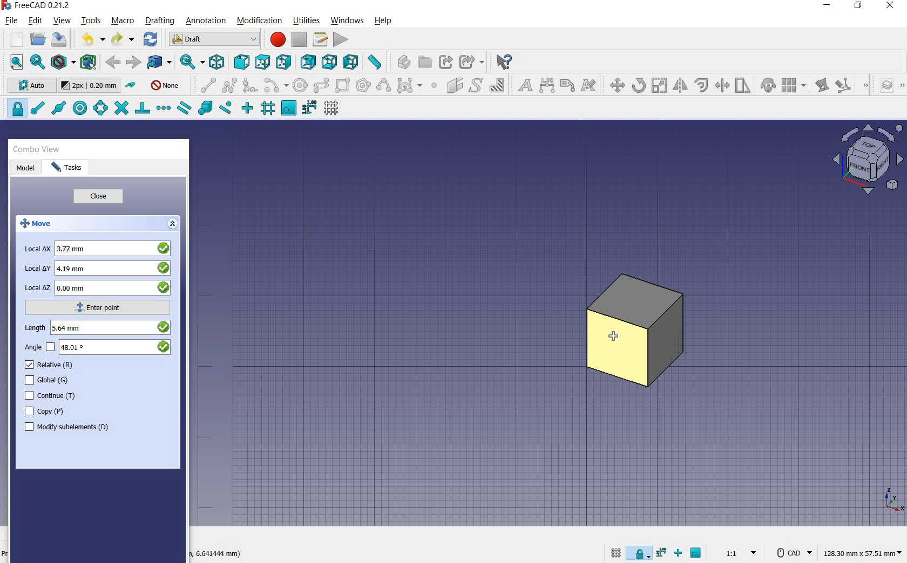 Image resolution: width=907 pixels, height=563 pixels. What do you see at coordinates (793, 85) in the screenshot?
I see `array tools` at bounding box center [793, 85].